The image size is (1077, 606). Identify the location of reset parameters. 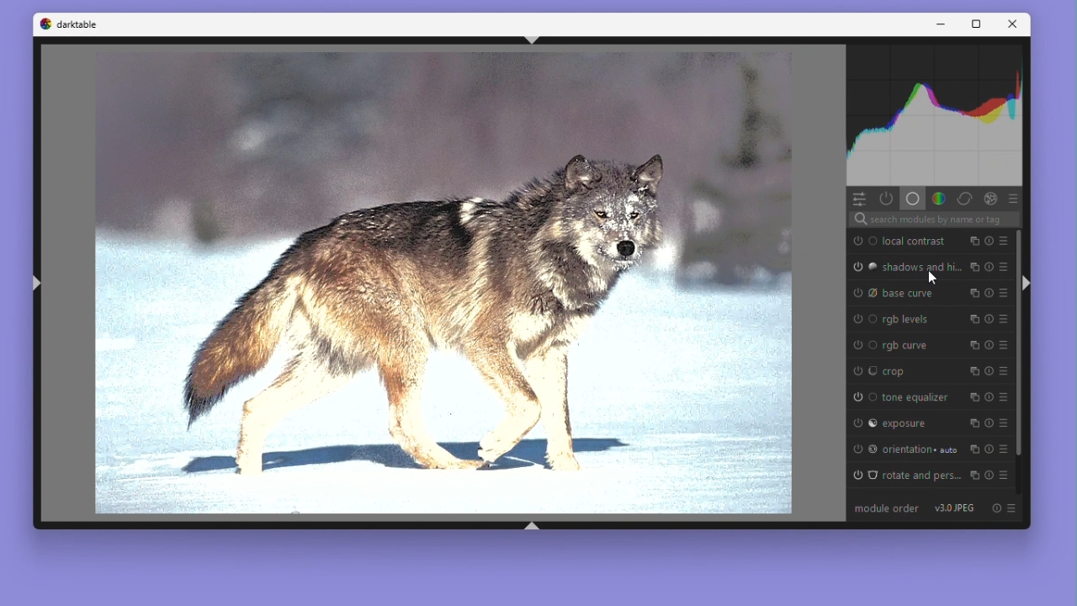
(989, 423).